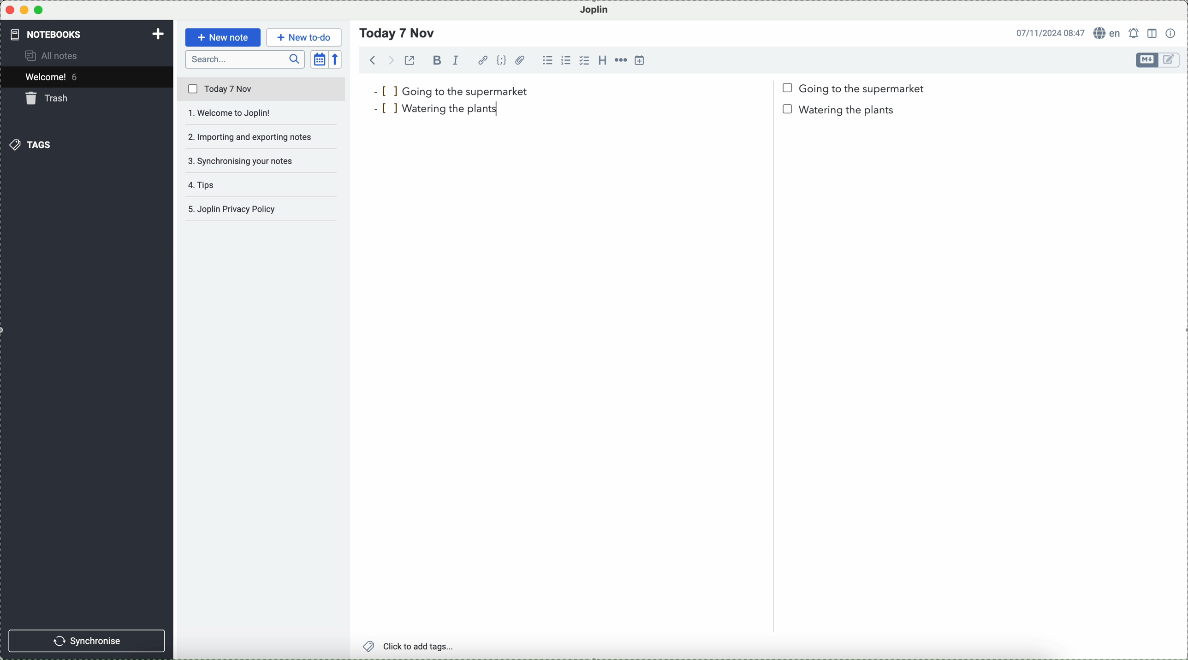 Image resolution: width=1188 pixels, height=660 pixels. I want to click on forward, so click(389, 60).